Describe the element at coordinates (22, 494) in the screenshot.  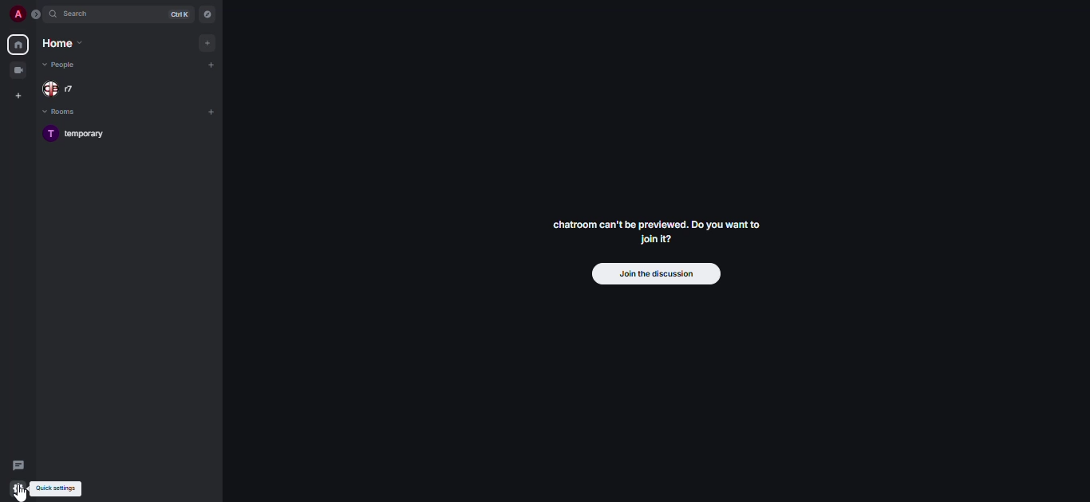
I see `cursor` at that location.